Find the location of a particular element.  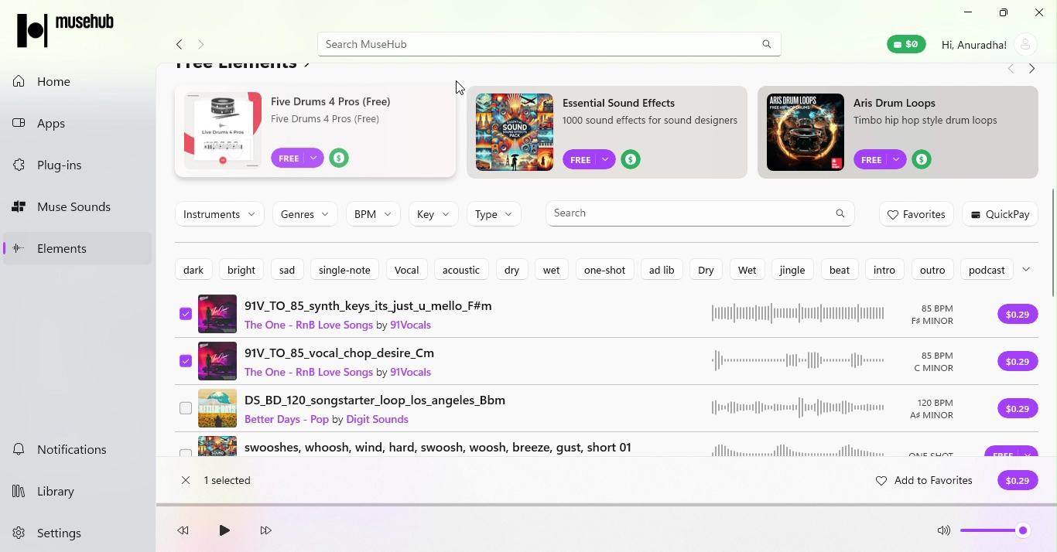

Account is located at coordinates (988, 44).